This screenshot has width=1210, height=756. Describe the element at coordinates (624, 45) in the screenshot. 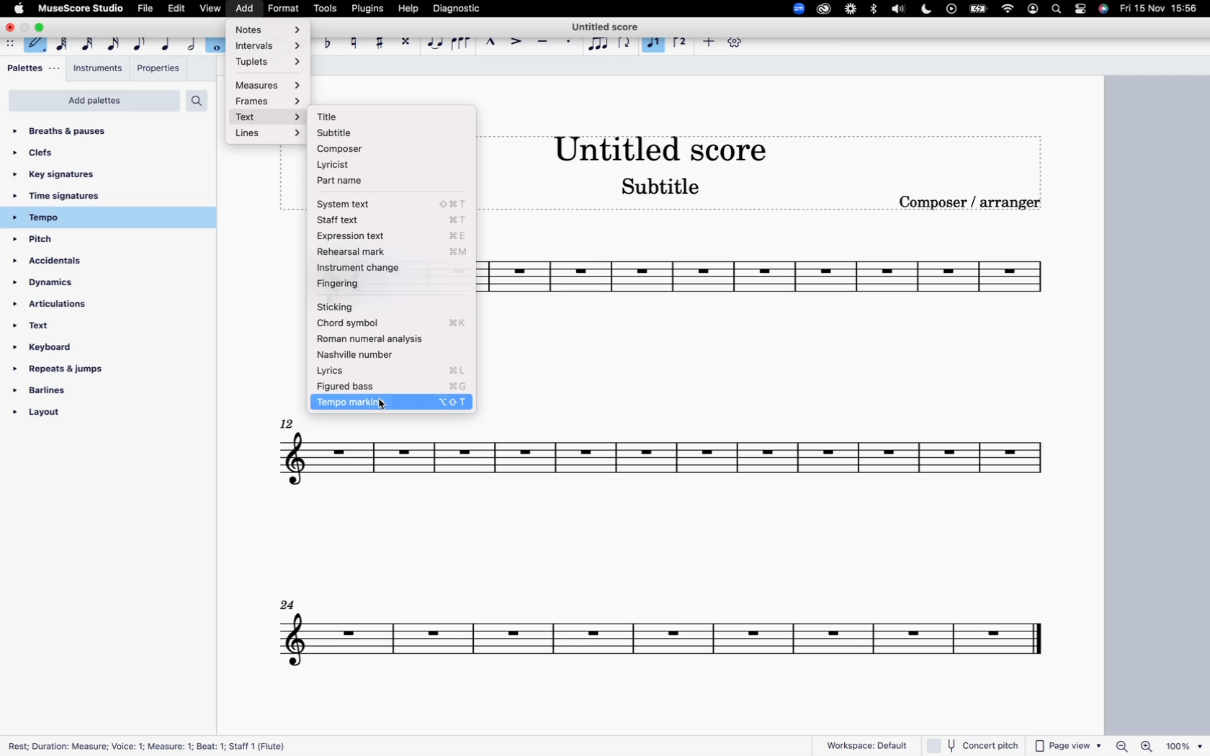

I see `flip direction` at that location.